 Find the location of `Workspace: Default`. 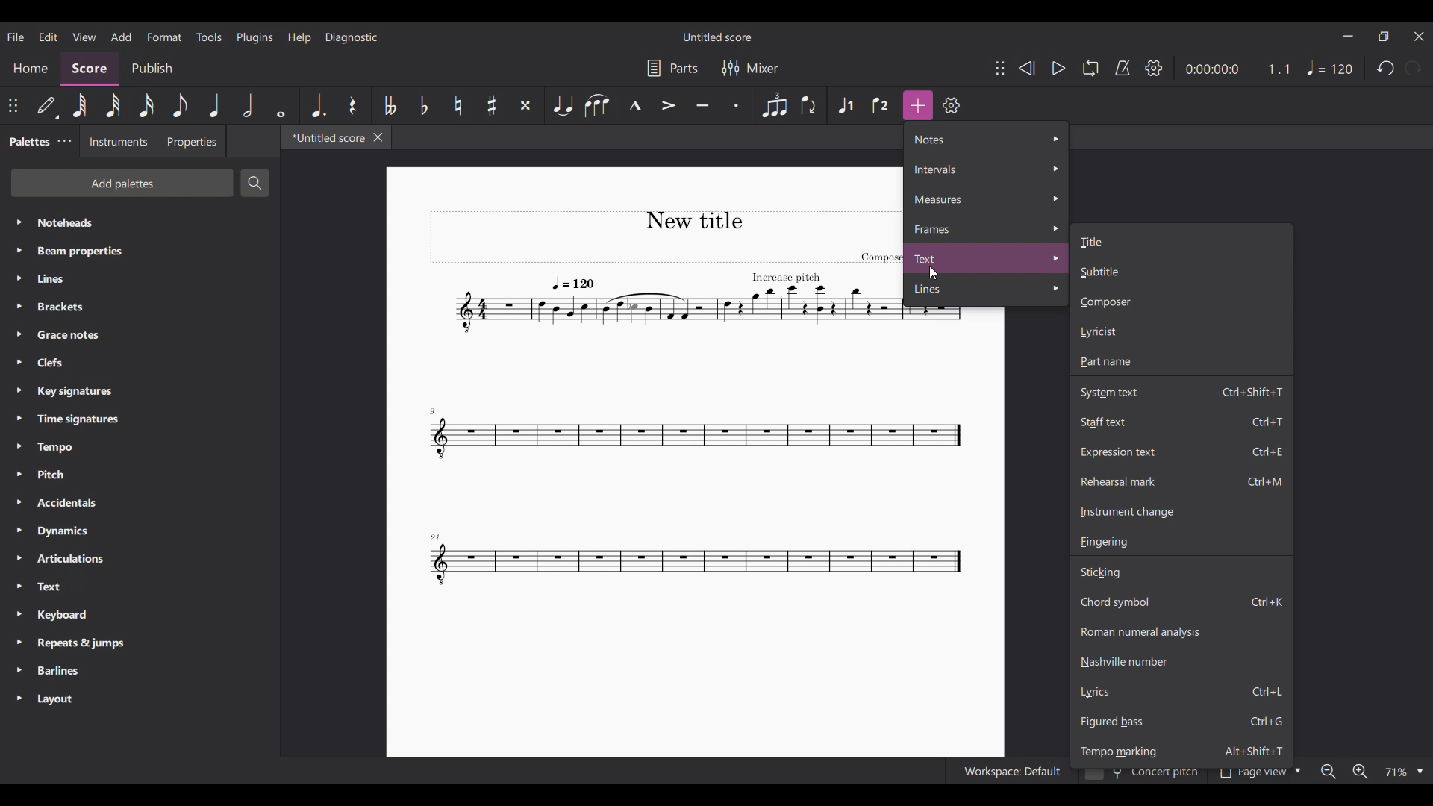

Workspace: Default is located at coordinates (1008, 770).